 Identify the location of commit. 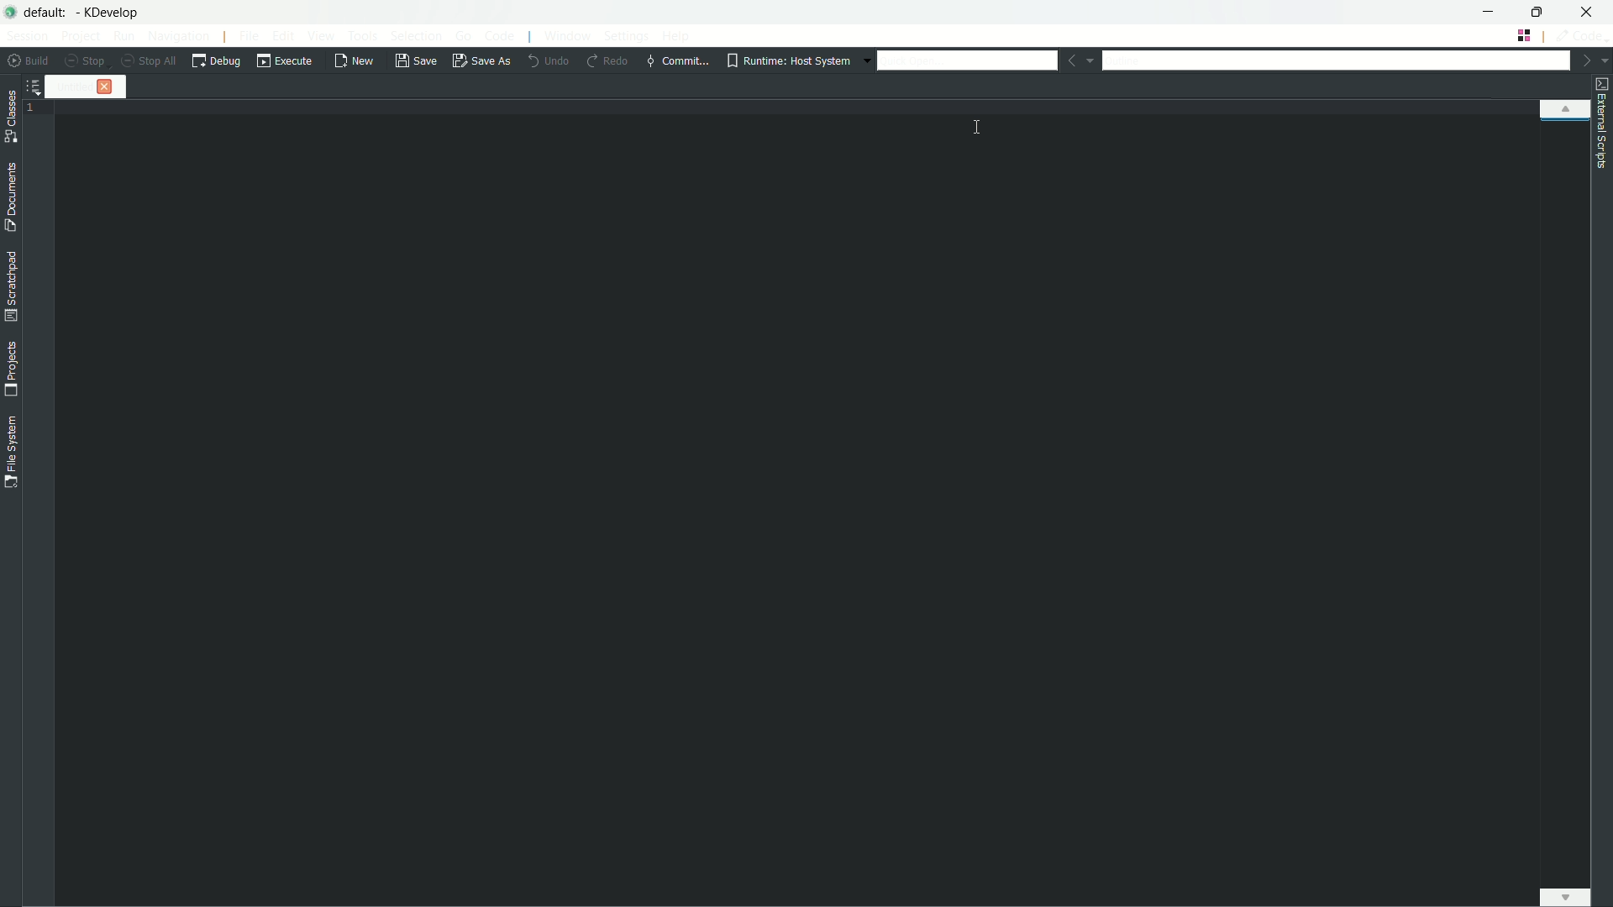
(677, 60).